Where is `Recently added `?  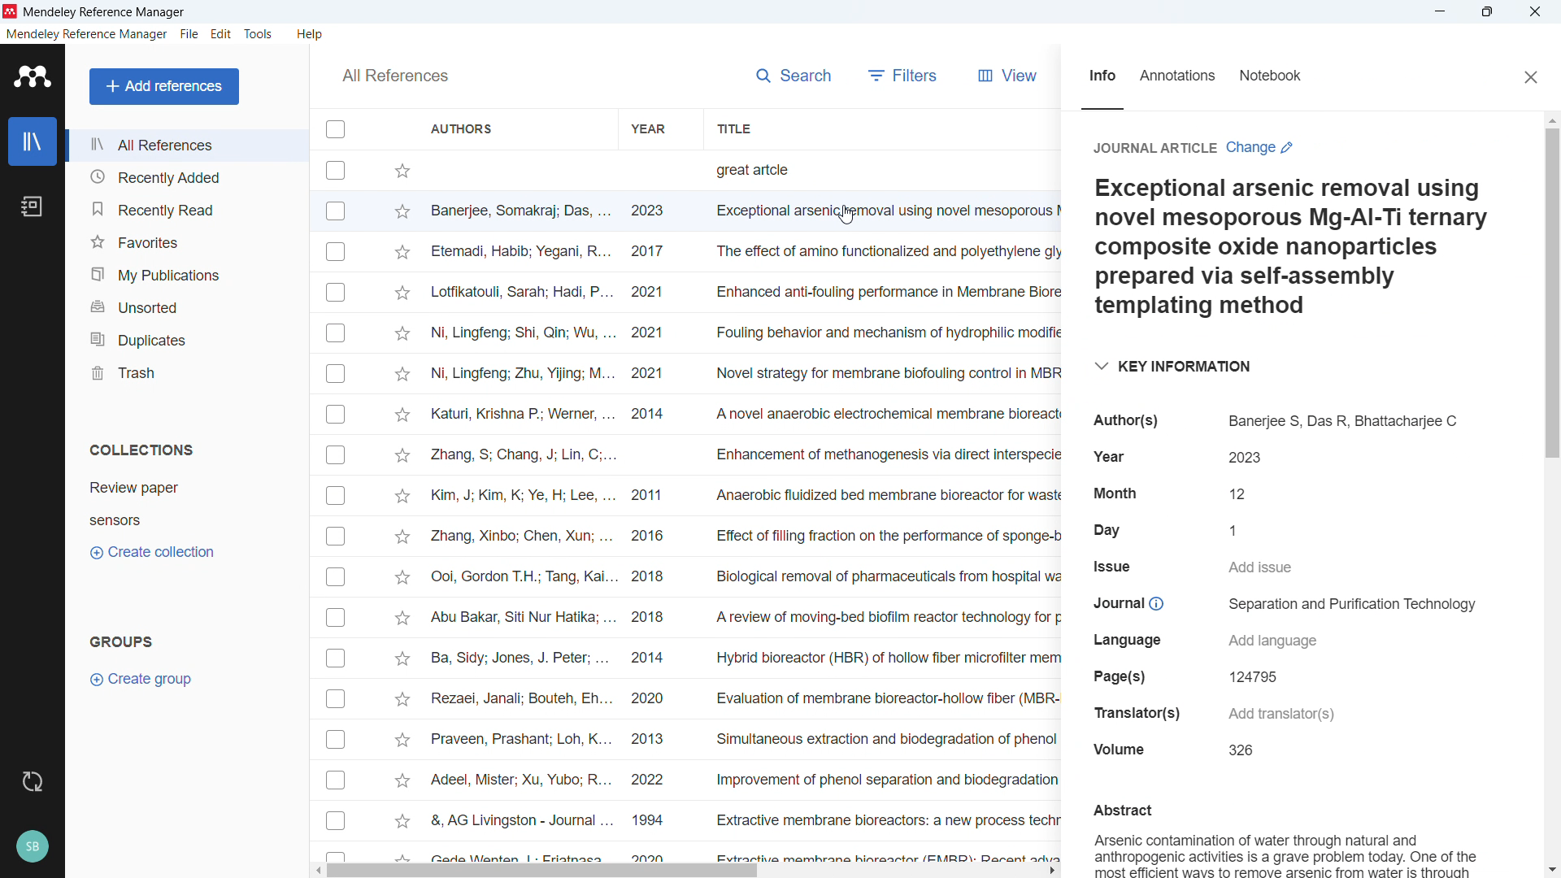 Recently added  is located at coordinates (183, 176).